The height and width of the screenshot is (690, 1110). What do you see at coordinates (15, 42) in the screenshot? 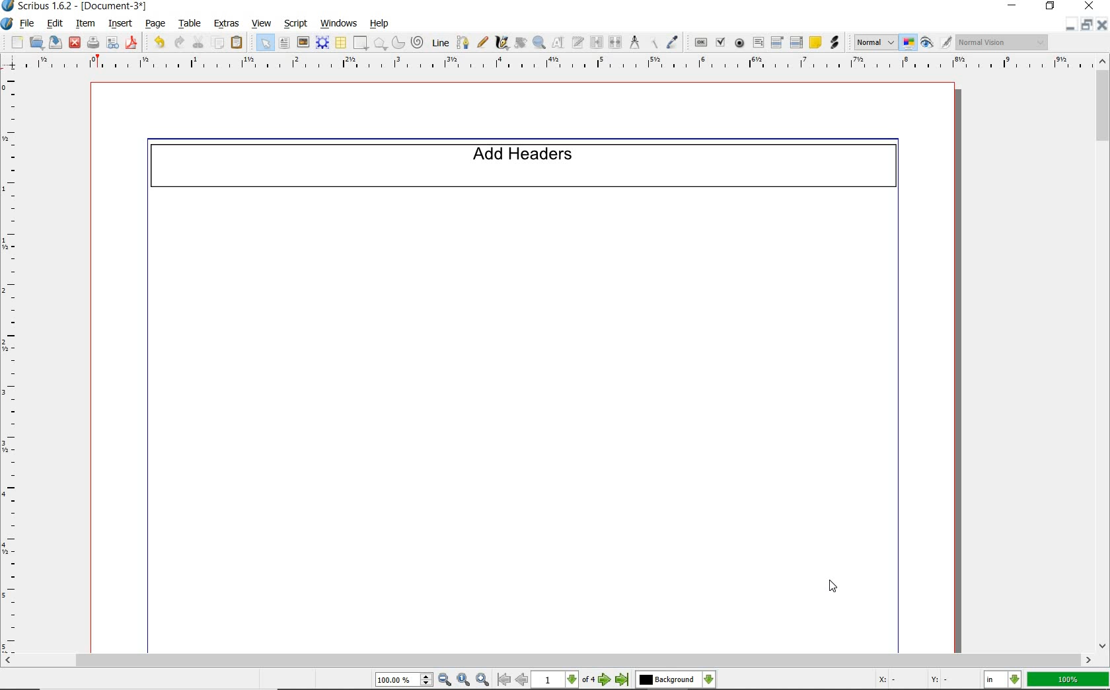
I see `new` at bounding box center [15, 42].